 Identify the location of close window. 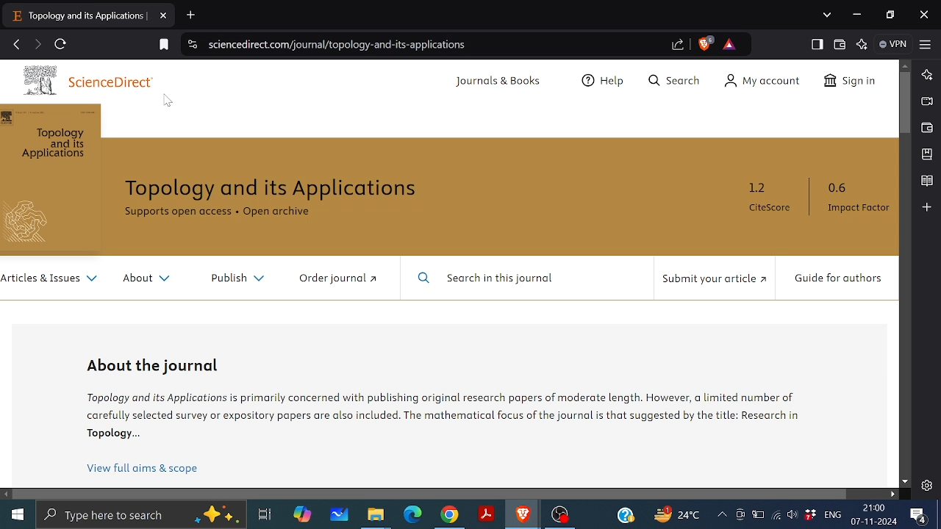
(923, 15).